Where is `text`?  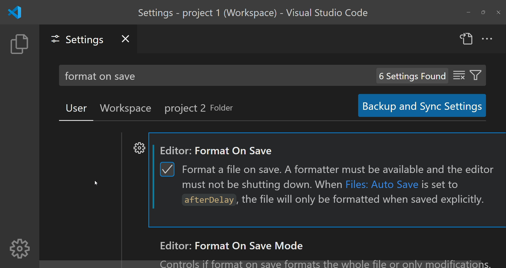
text is located at coordinates (324, 261).